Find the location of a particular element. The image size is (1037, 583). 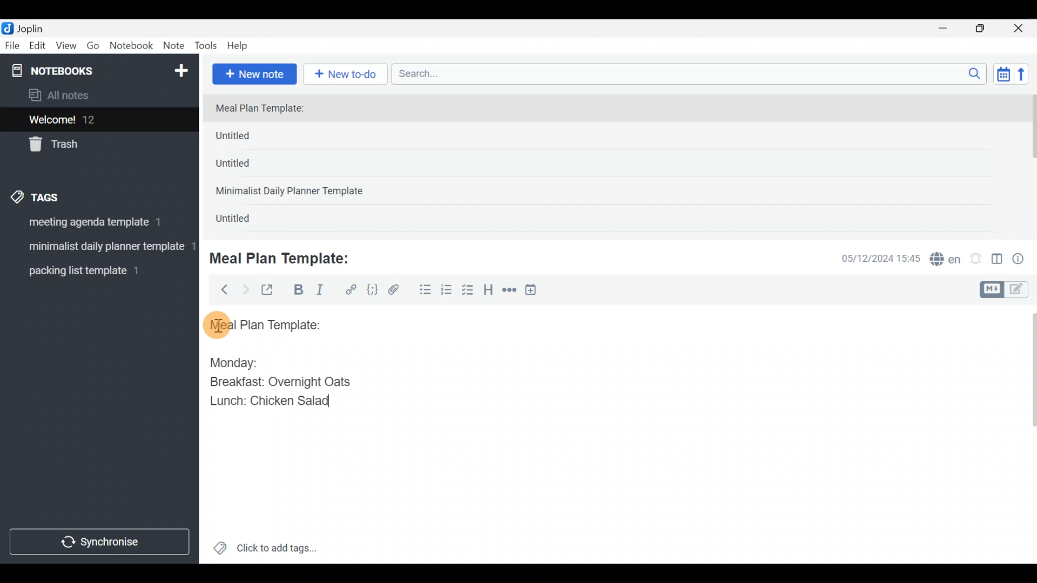

Toggle external editing is located at coordinates (271, 290).